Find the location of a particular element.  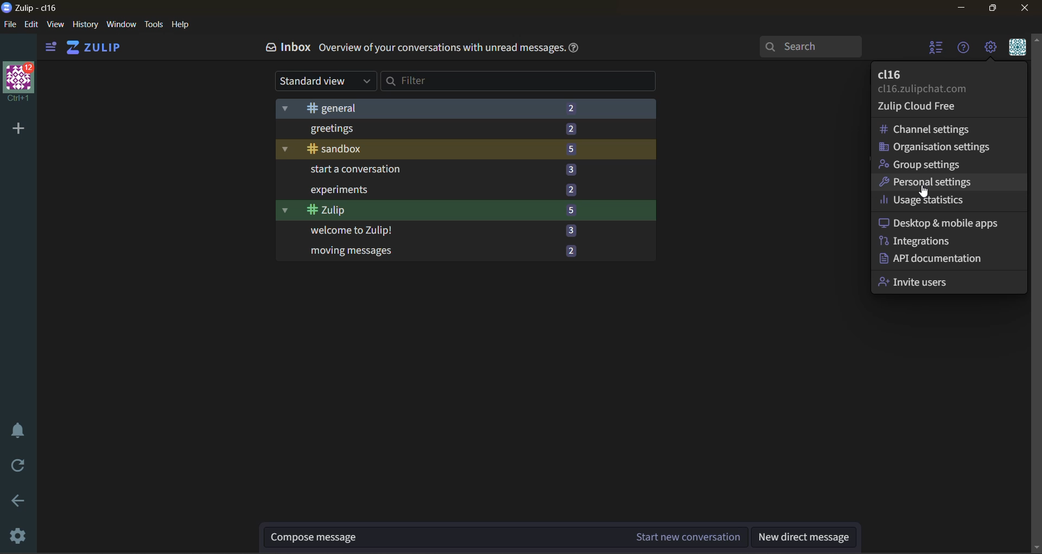

file is located at coordinates (9, 25).